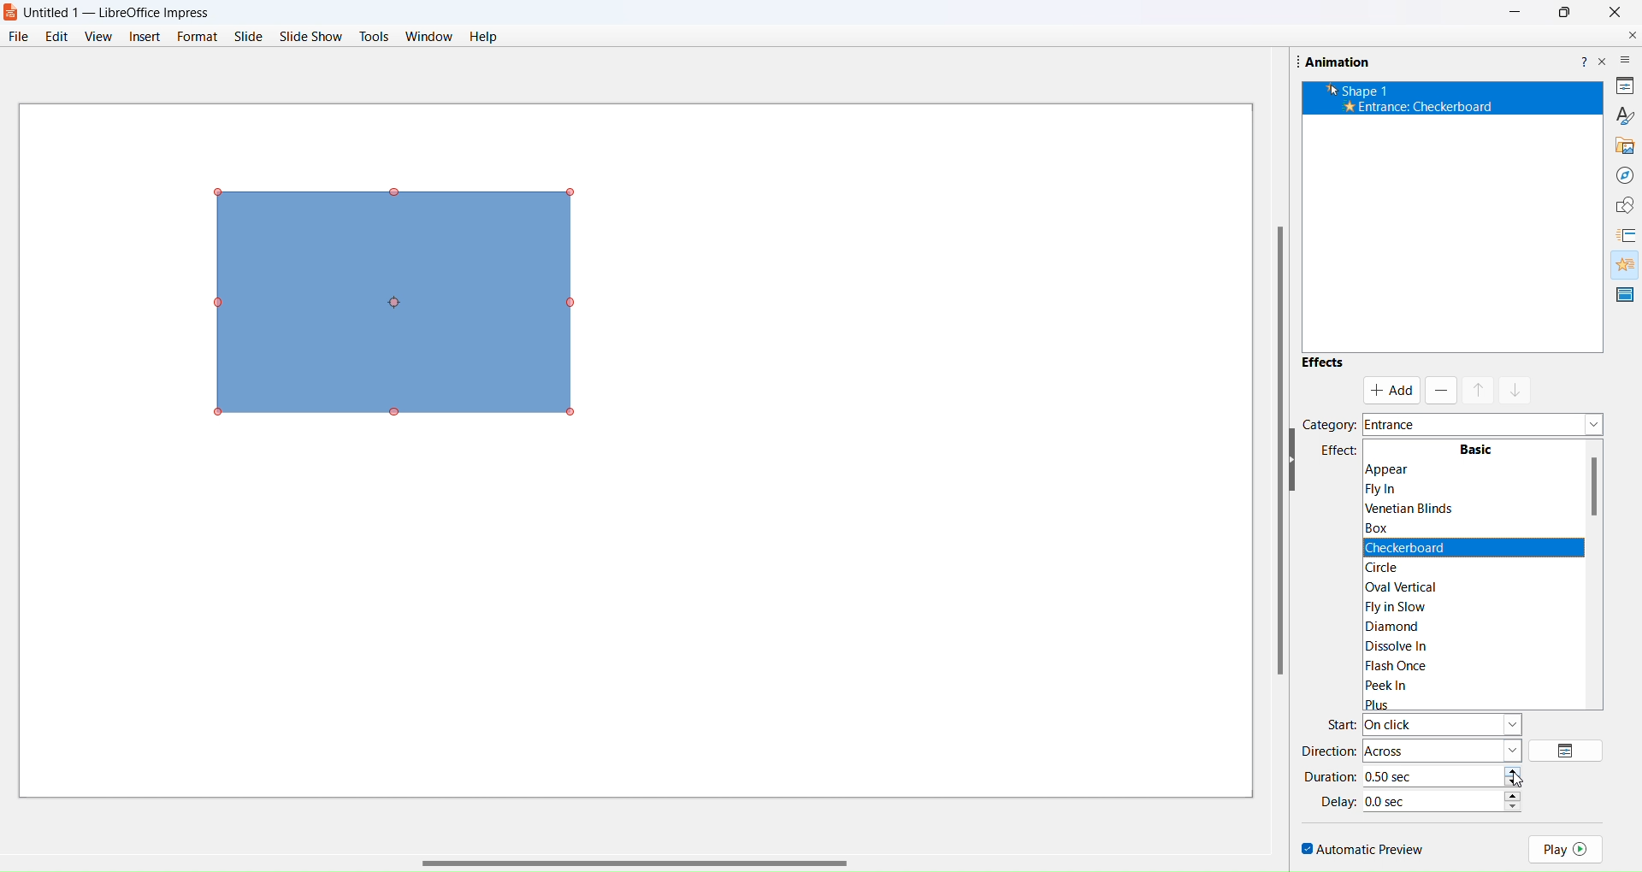  Describe the element at coordinates (1326, 751) in the screenshot. I see `direction` at that location.